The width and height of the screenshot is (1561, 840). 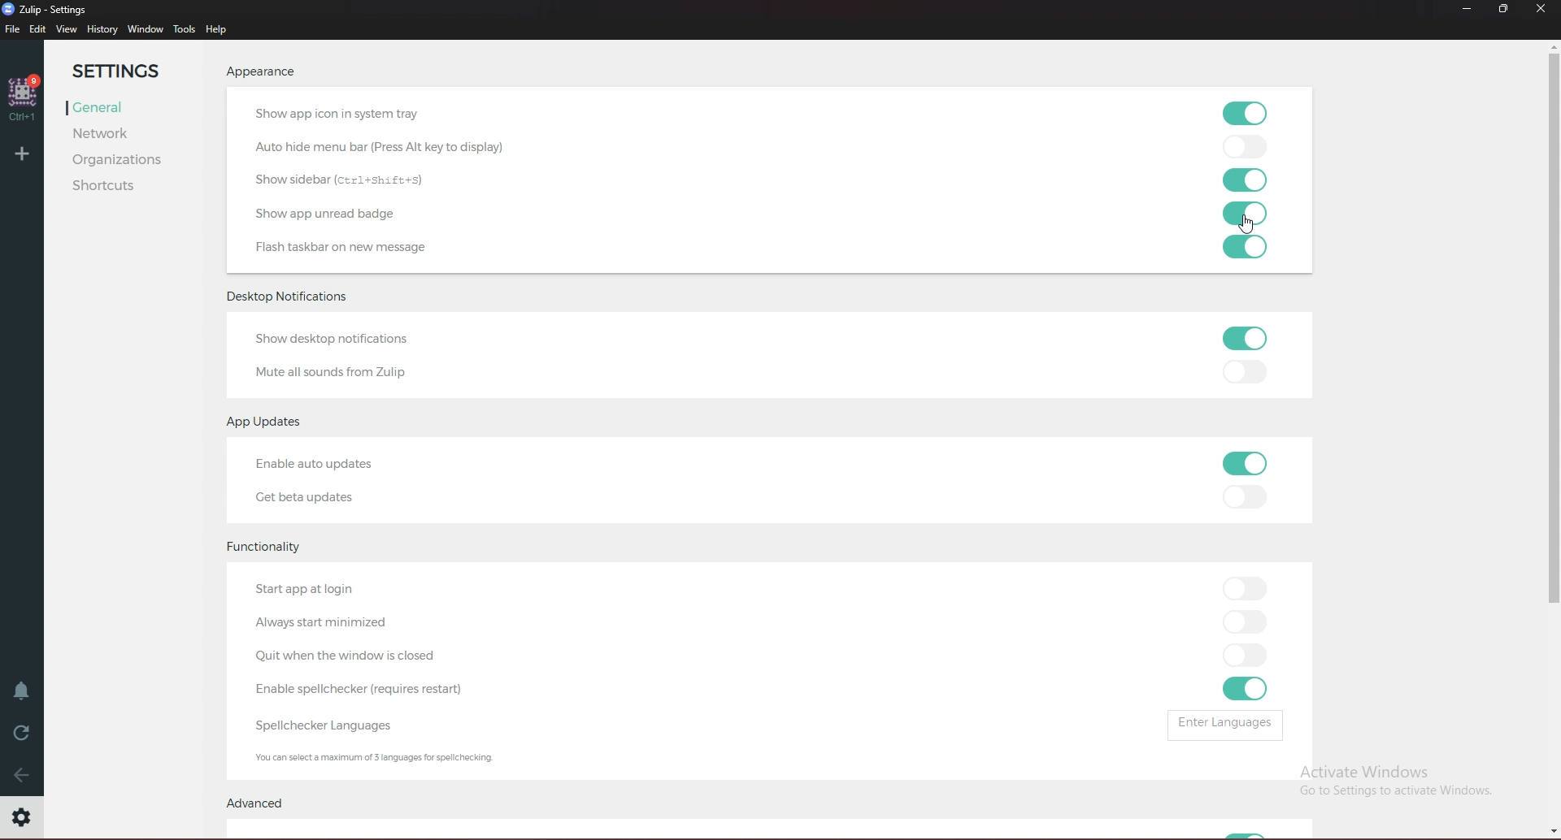 I want to click on toggle, so click(x=1246, y=340).